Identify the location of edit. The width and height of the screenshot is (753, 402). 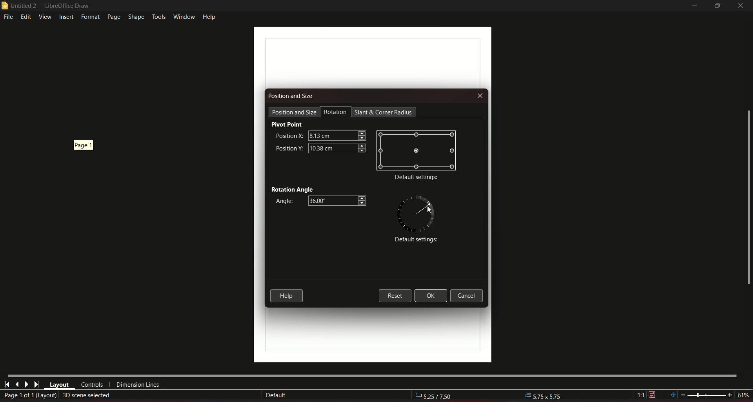
(26, 16).